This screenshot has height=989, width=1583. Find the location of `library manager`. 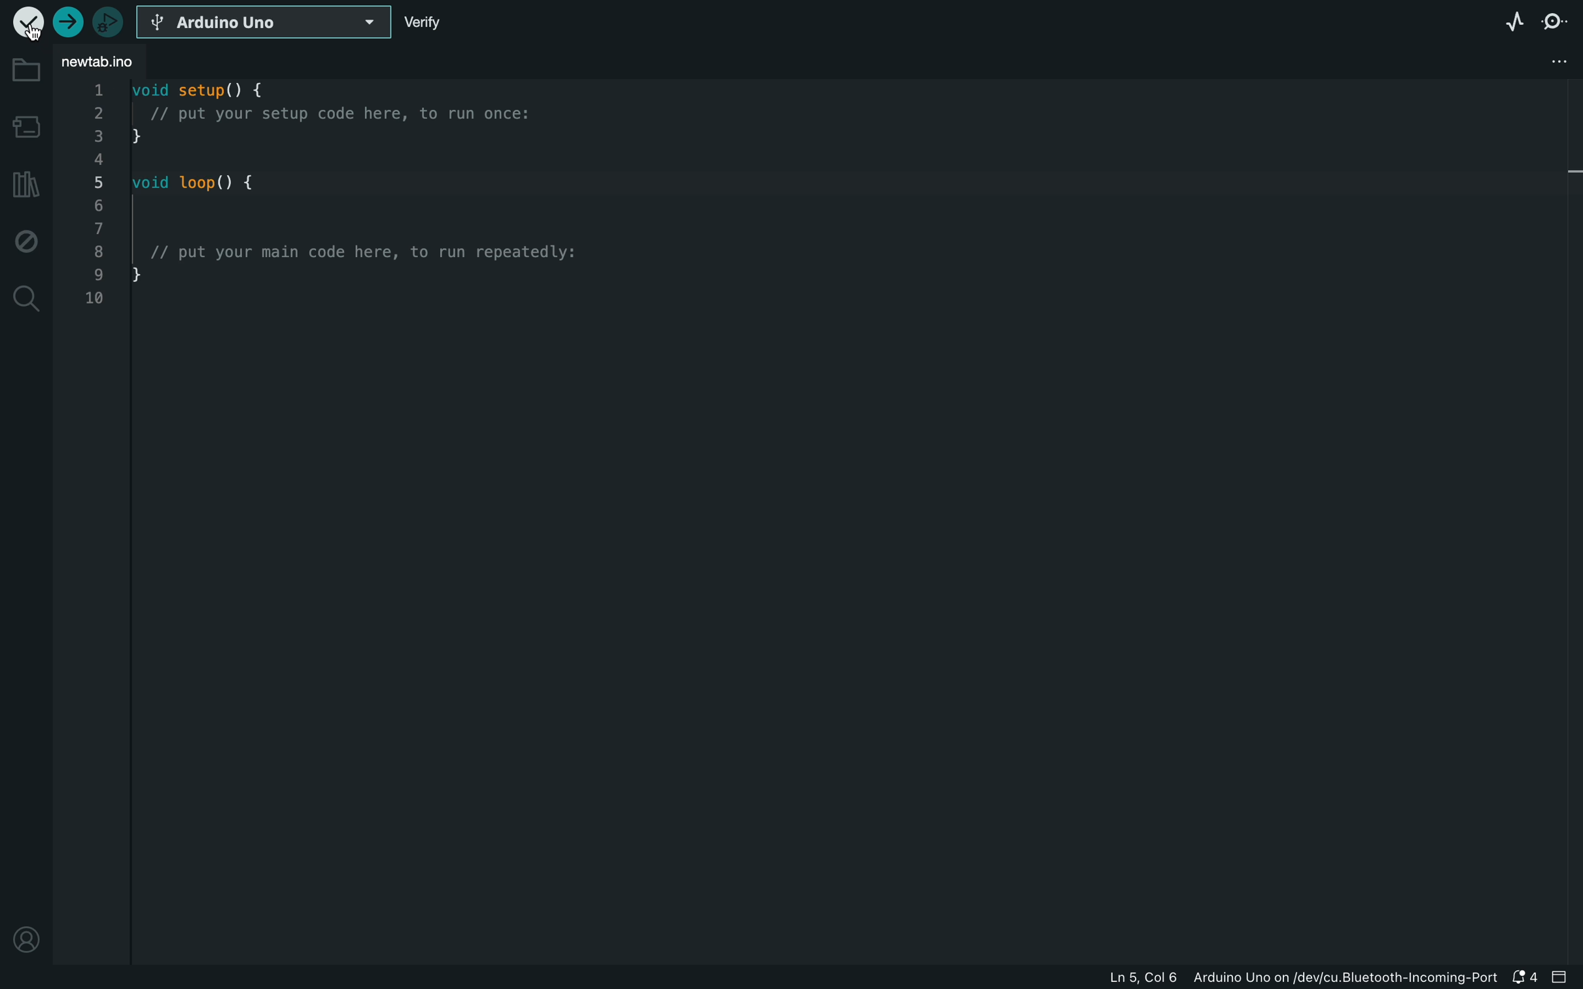

library manager is located at coordinates (24, 182).